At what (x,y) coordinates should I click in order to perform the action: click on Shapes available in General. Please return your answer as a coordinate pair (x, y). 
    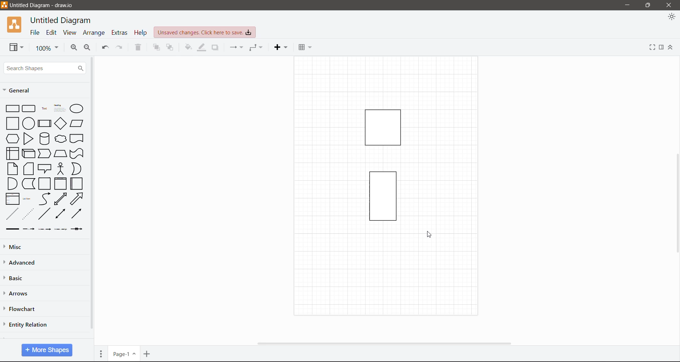
    Looking at the image, I should click on (43, 167).